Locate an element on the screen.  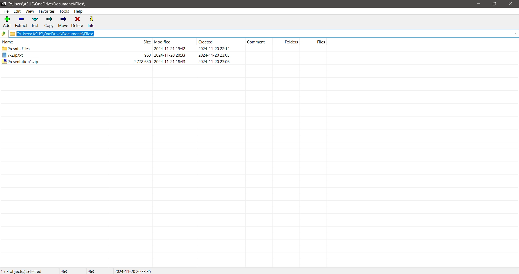
2 778 650 is located at coordinates (142, 61).